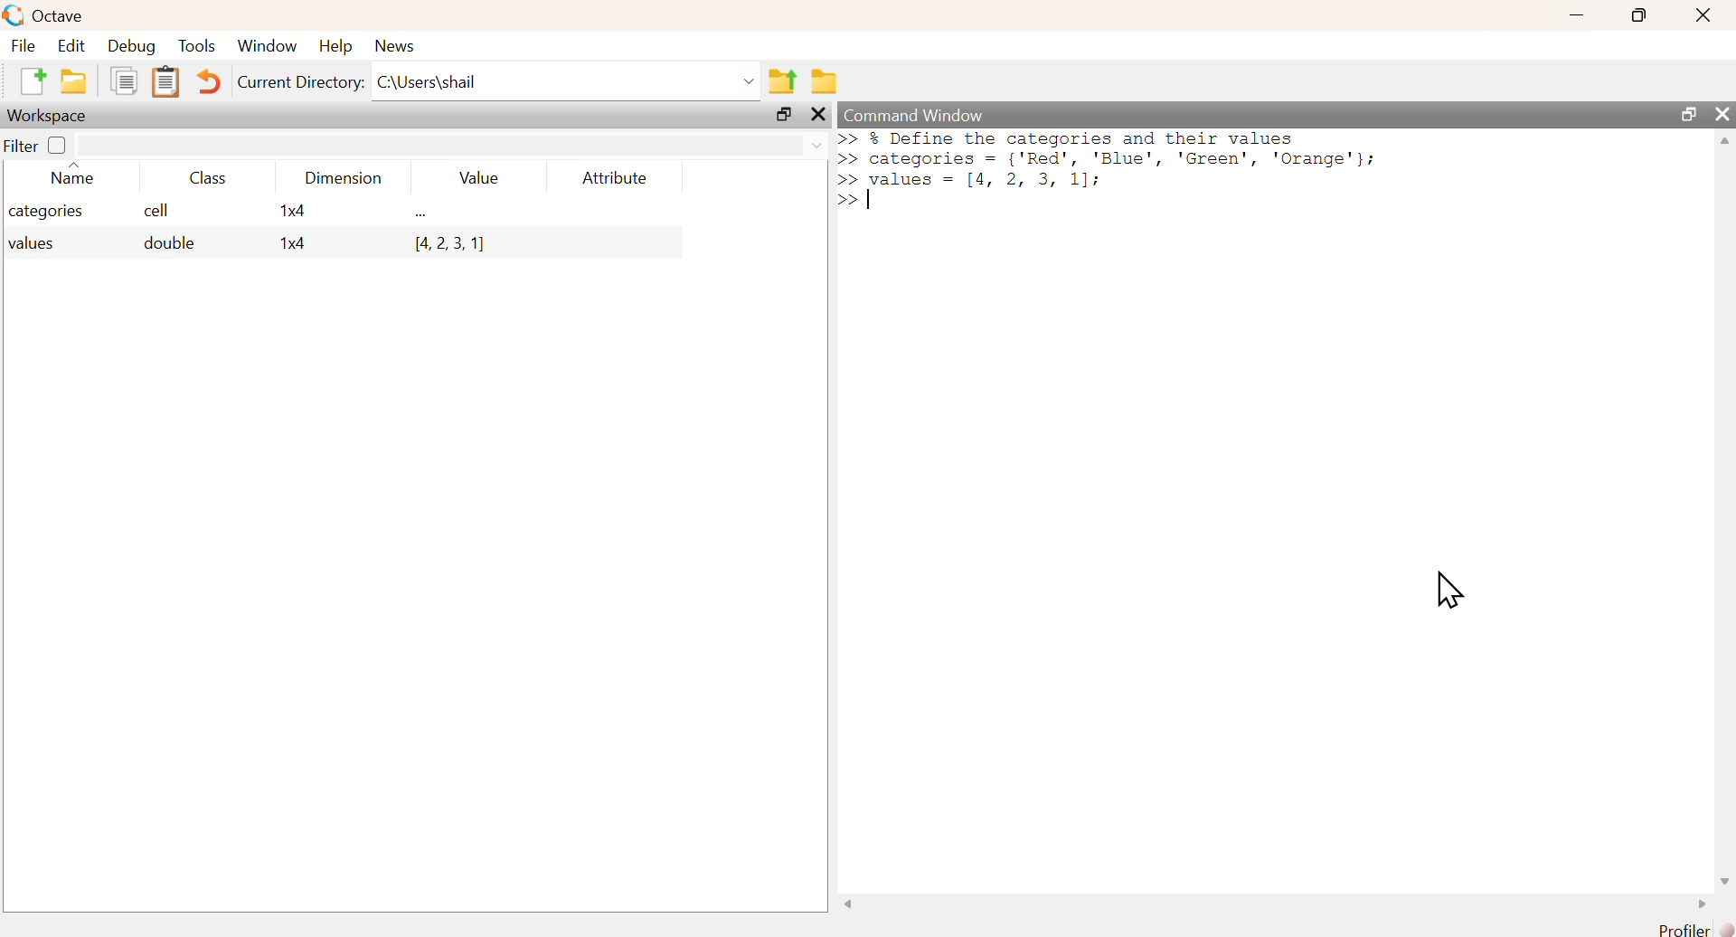  I want to click on cell, so click(157, 209).